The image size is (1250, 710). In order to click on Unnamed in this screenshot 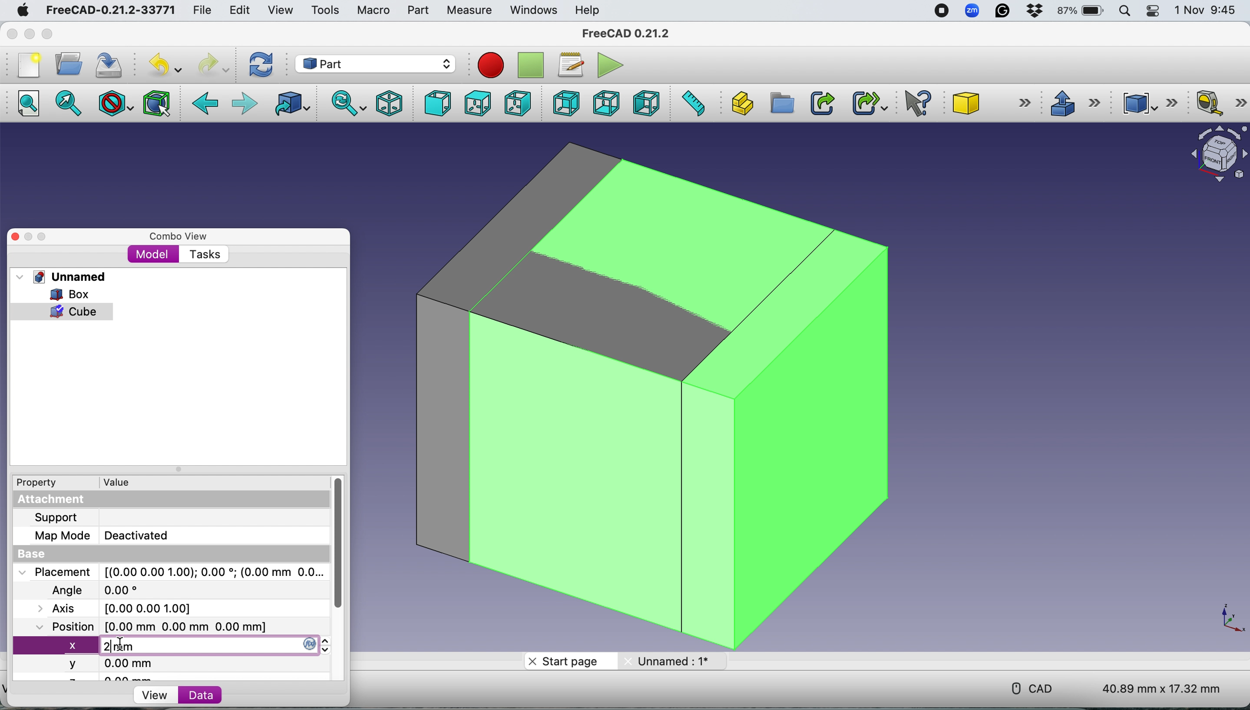, I will do `click(671, 660)`.